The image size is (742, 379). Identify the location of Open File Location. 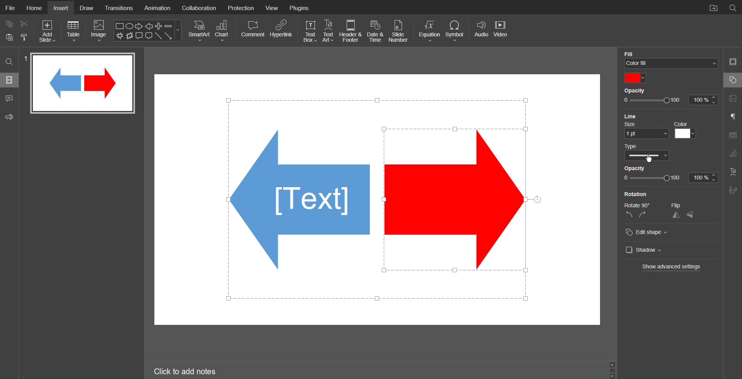
(711, 7).